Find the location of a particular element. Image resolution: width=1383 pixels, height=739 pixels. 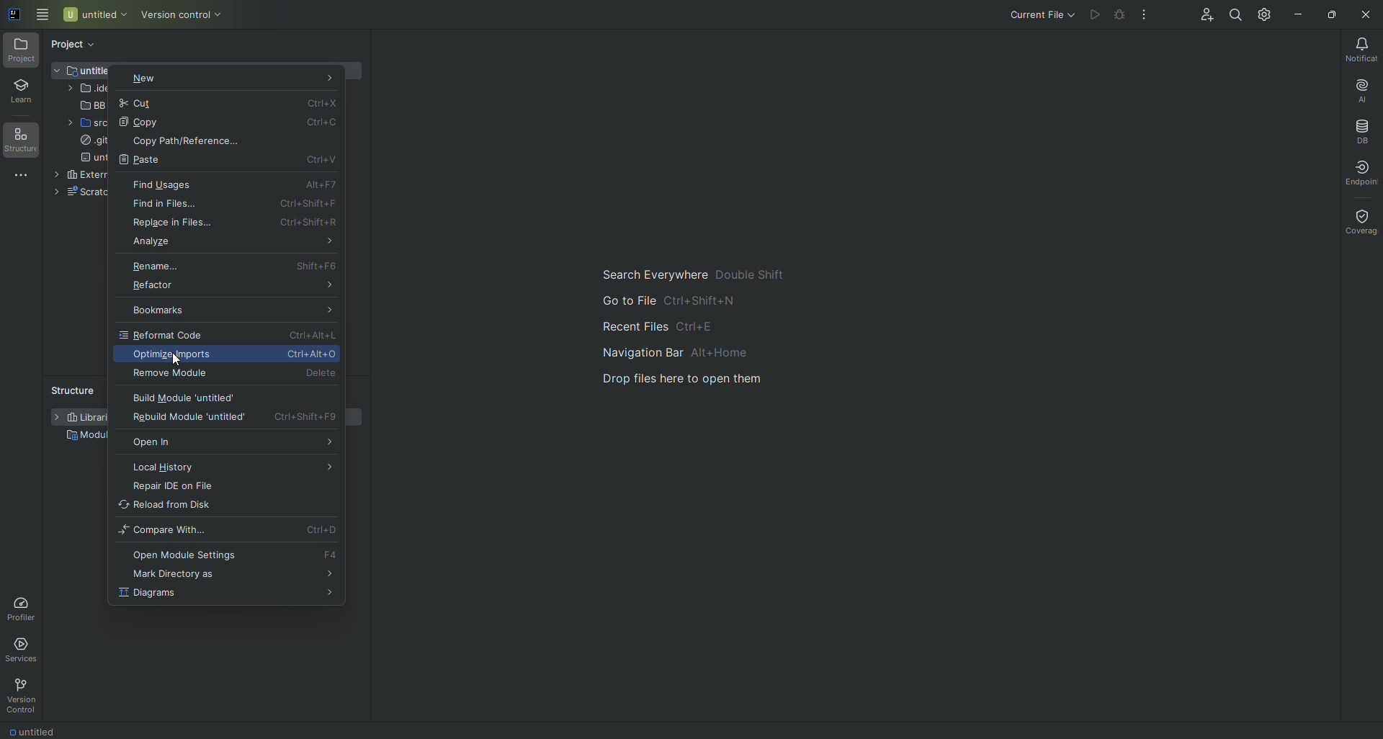

.gitigmore is located at coordinates (89, 142).